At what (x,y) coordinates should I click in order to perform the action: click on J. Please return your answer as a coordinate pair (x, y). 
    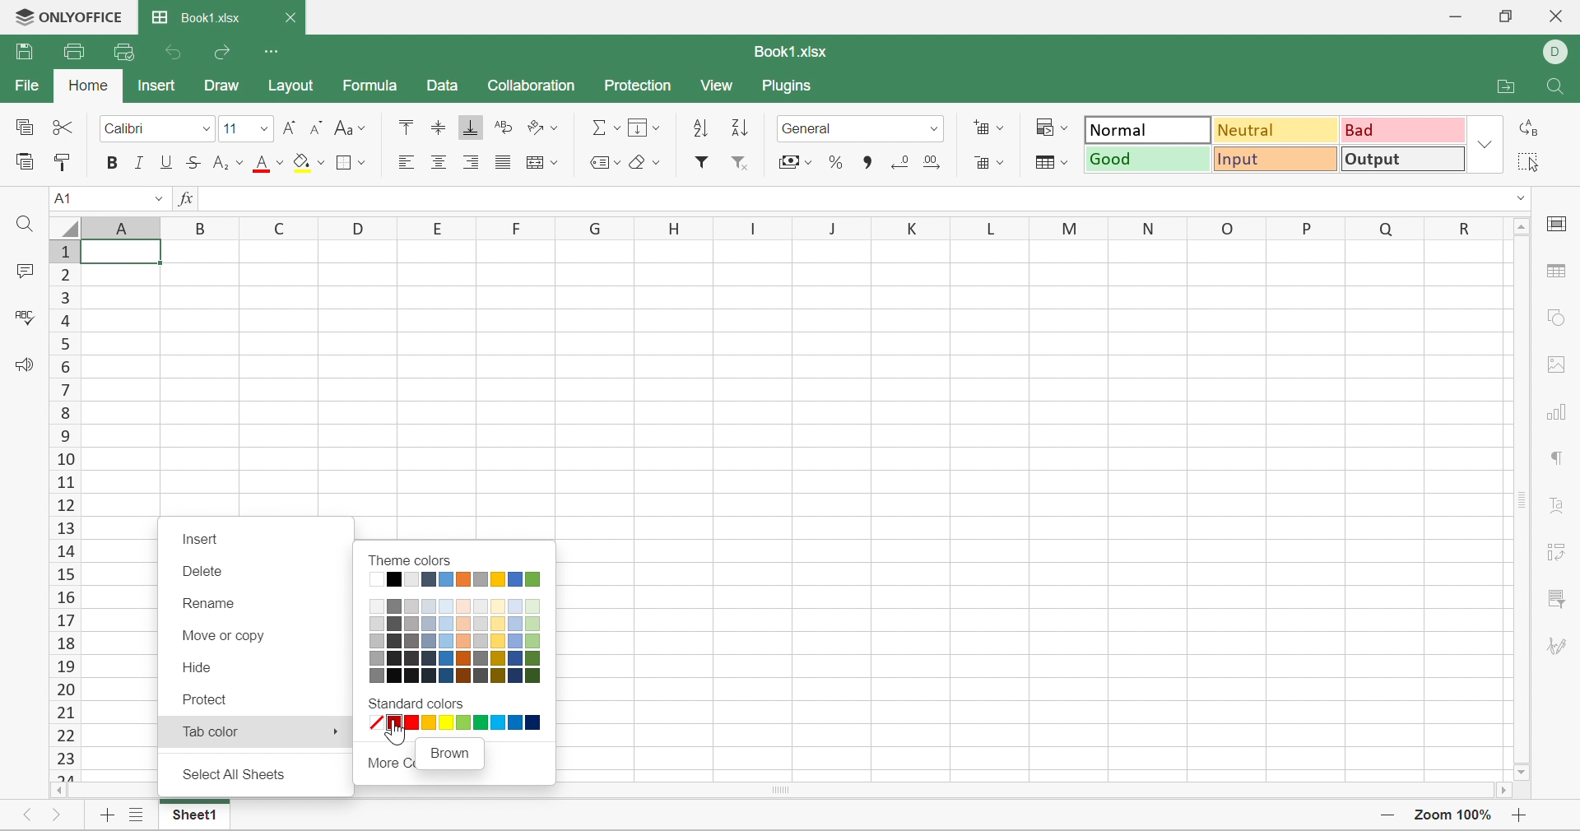
    Looking at the image, I should click on (829, 226).